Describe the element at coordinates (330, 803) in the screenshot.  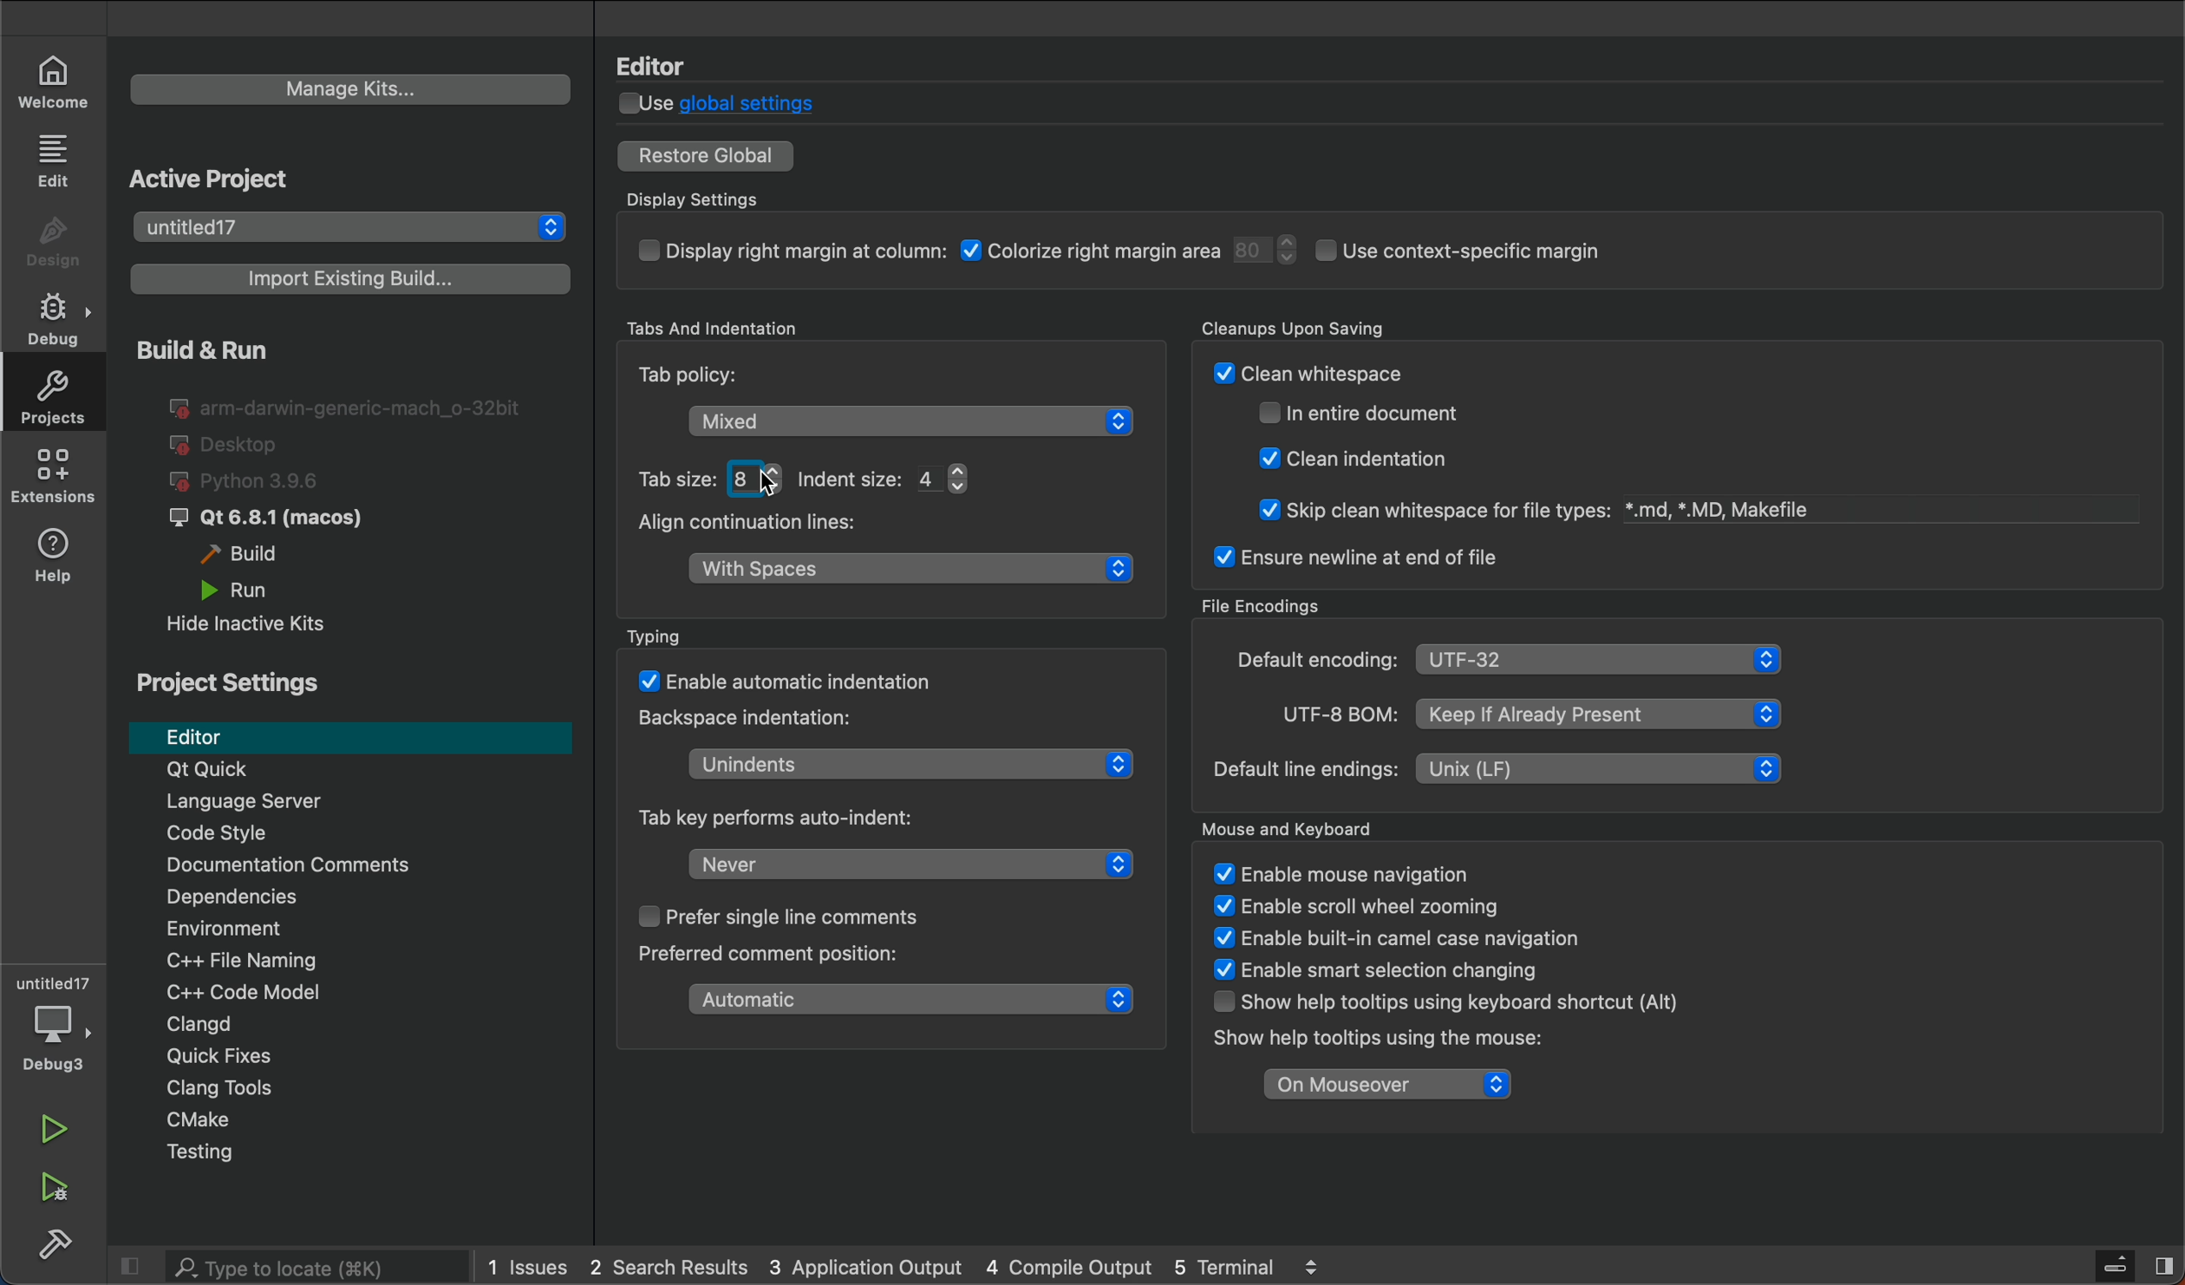
I see `language server` at that location.